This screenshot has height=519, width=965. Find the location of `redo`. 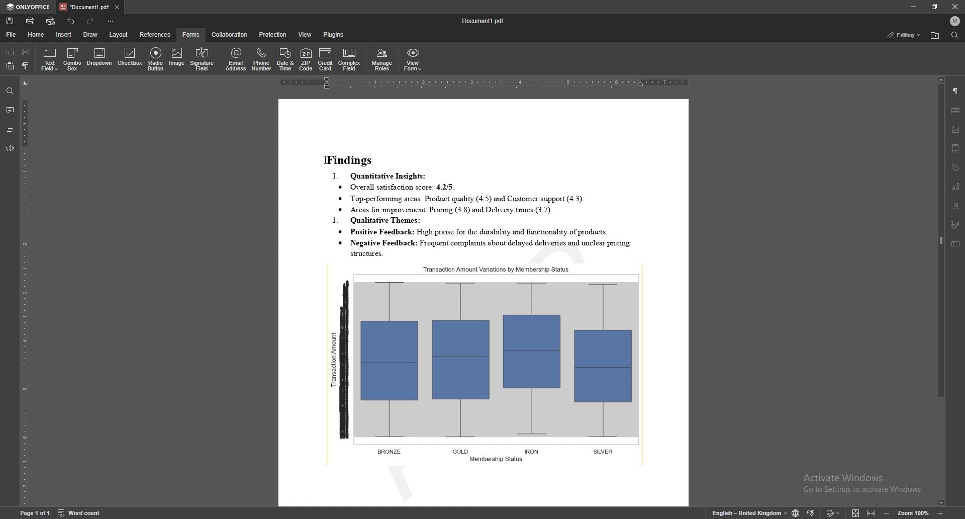

redo is located at coordinates (91, 22).